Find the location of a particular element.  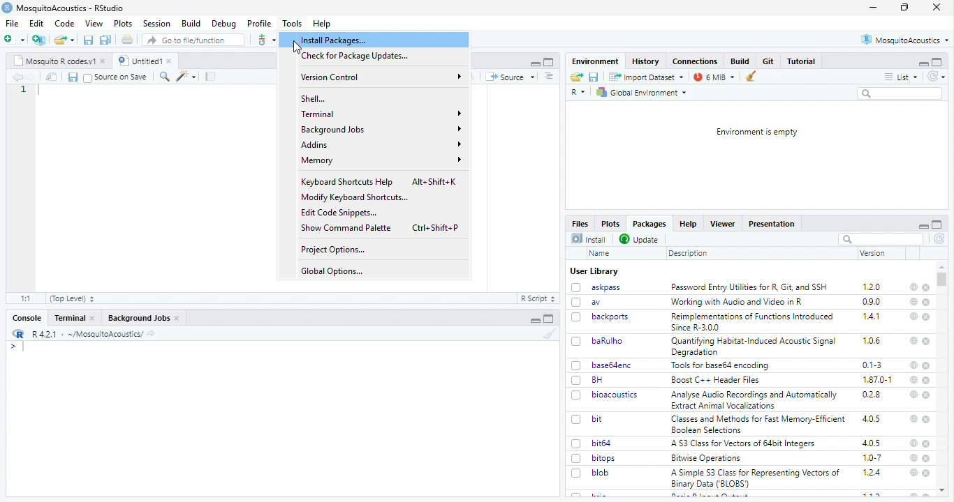

Bitwise Operations is located at coordinates (707, 459).